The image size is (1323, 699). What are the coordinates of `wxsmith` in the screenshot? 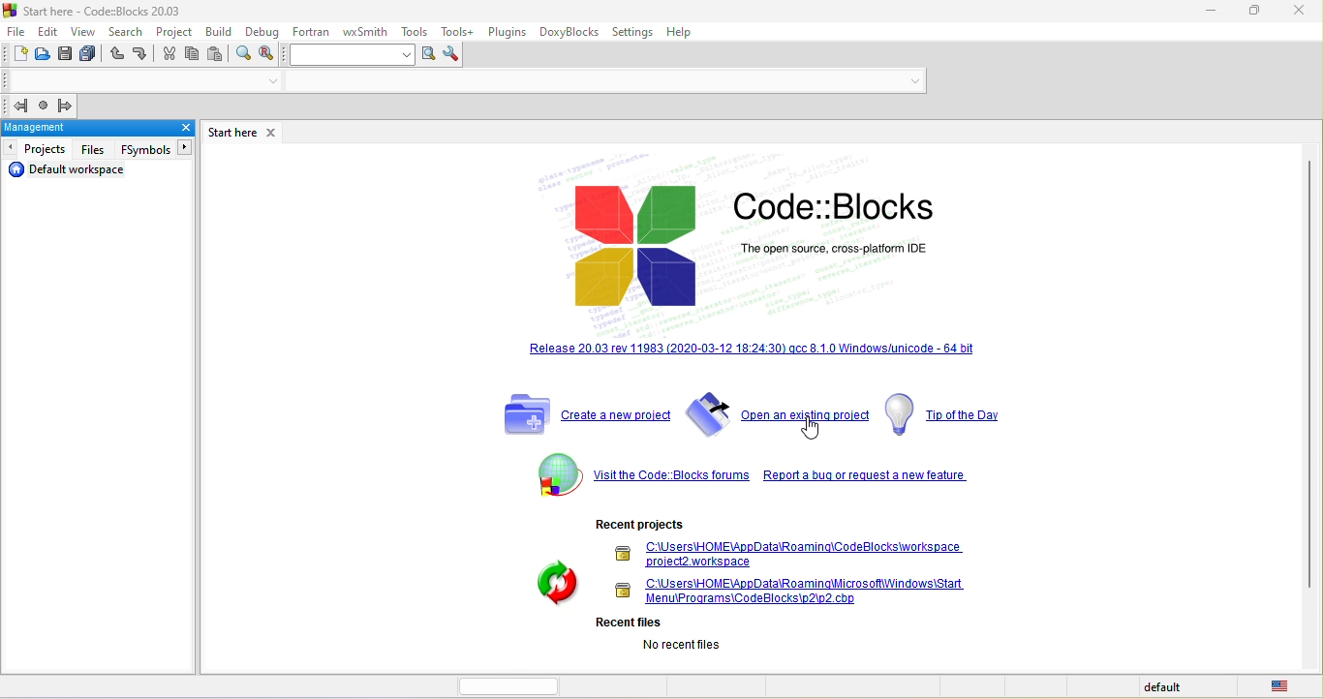 It's located at (363, 33).